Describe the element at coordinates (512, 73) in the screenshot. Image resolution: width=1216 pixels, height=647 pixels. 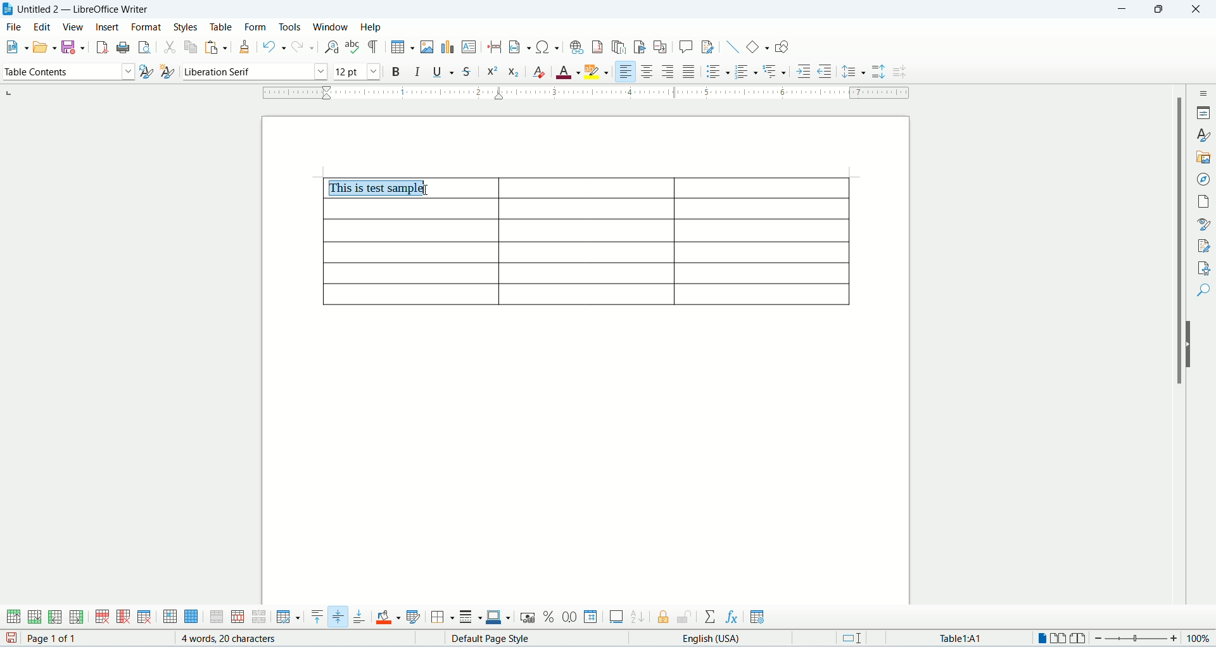
I see `subscript` at that location.